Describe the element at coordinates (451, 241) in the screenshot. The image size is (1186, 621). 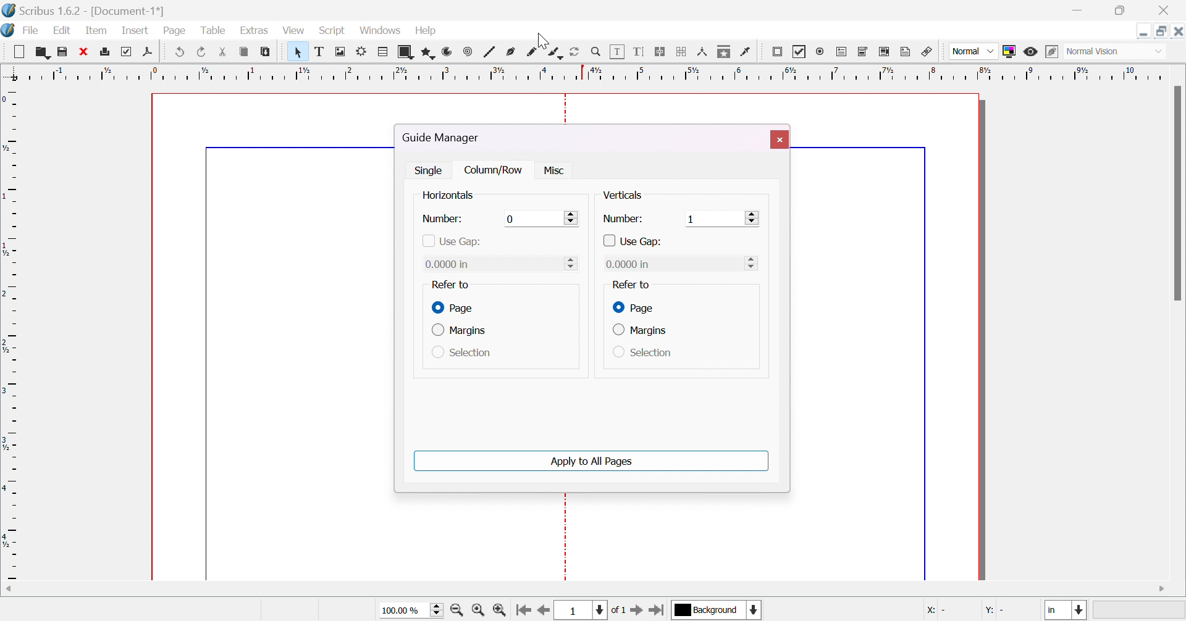
I see `use gap` at that location.